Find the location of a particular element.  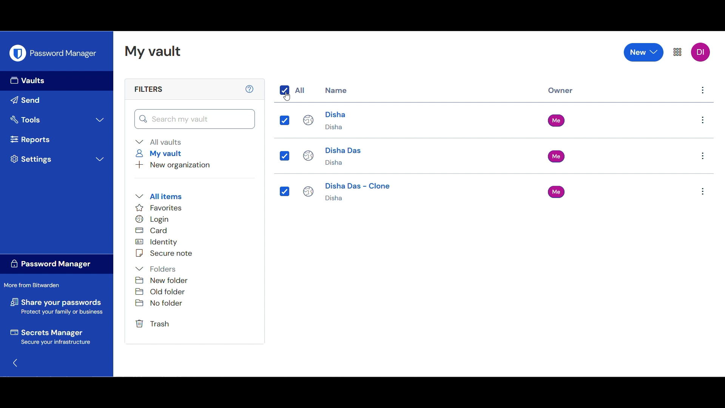

Reports is located at coordinates (57, 139).